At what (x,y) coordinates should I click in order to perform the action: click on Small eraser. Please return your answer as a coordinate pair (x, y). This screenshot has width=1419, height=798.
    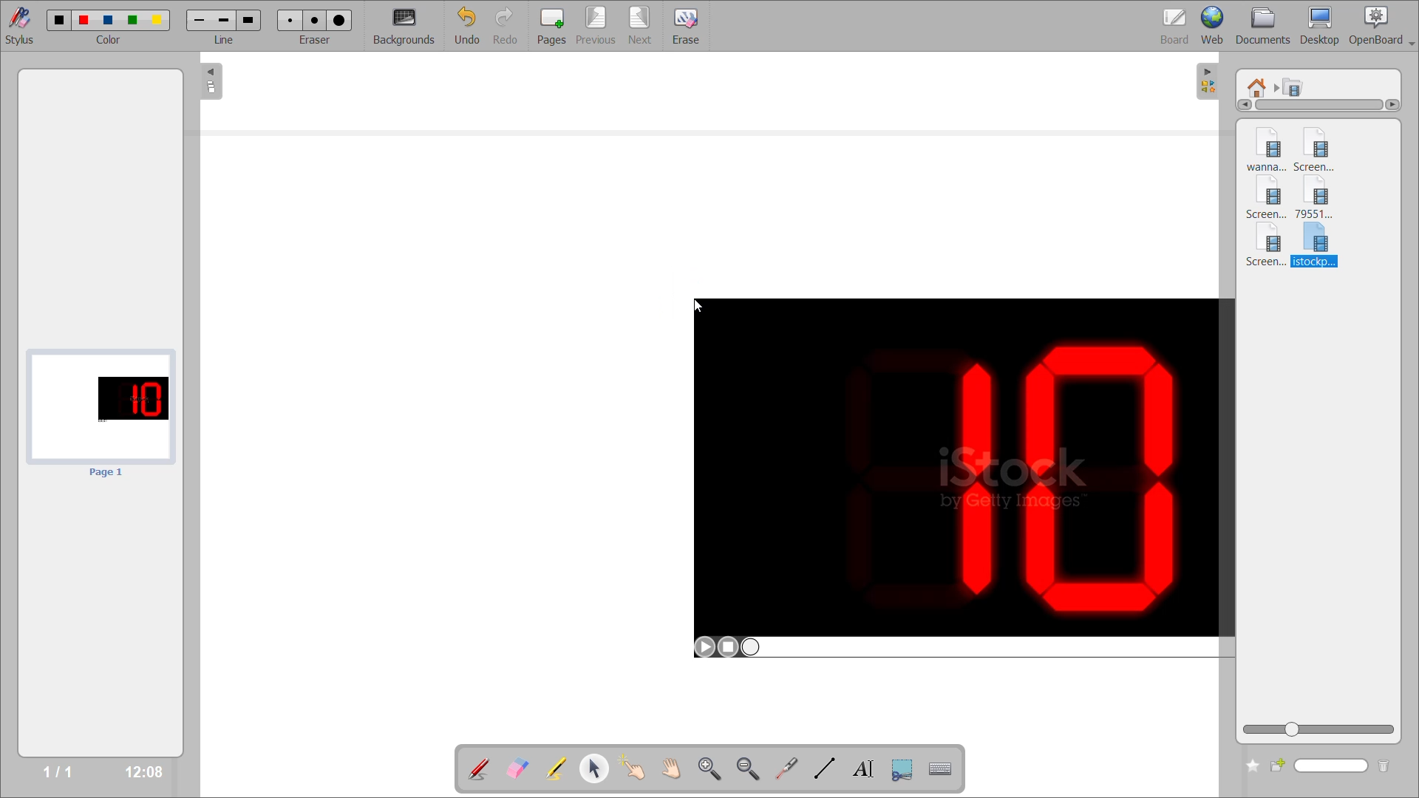
    Looking at the image, I should click on (290, 20).